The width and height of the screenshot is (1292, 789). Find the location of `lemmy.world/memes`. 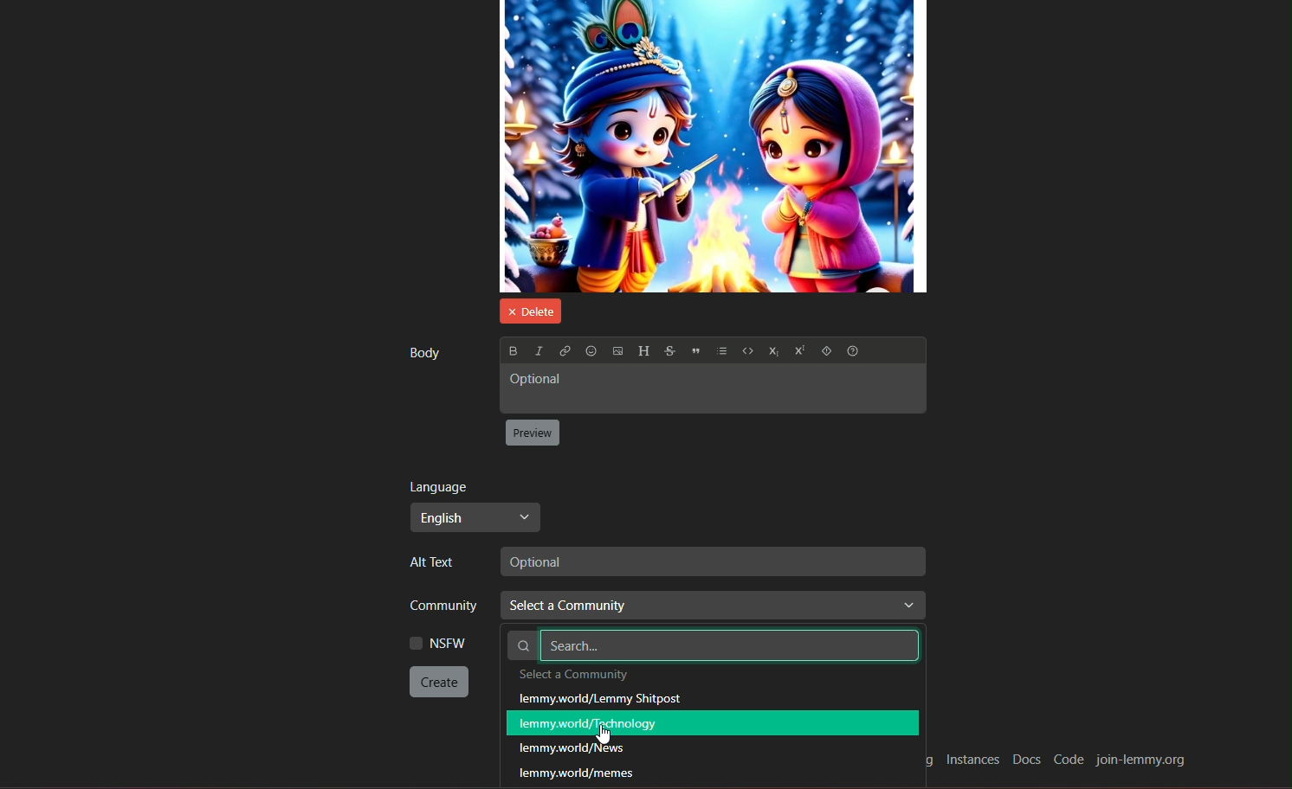

lemmy.world/memes is located at coordinates (585, 773).